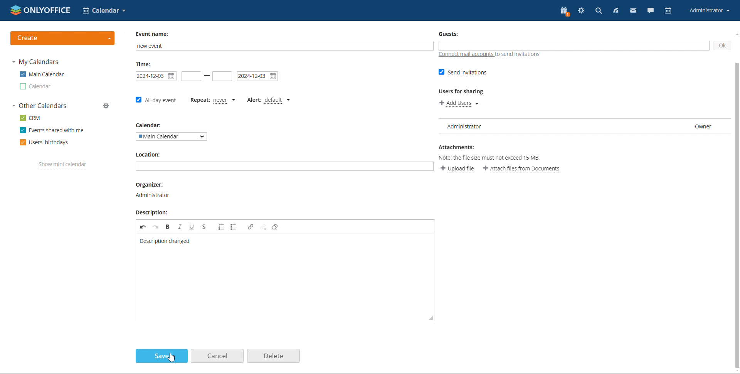 This screenshot has height=374, width=740. What do you see at coordinates (284, 167) in the screenshot?
I see `add location` at bounding box center [284, 167].